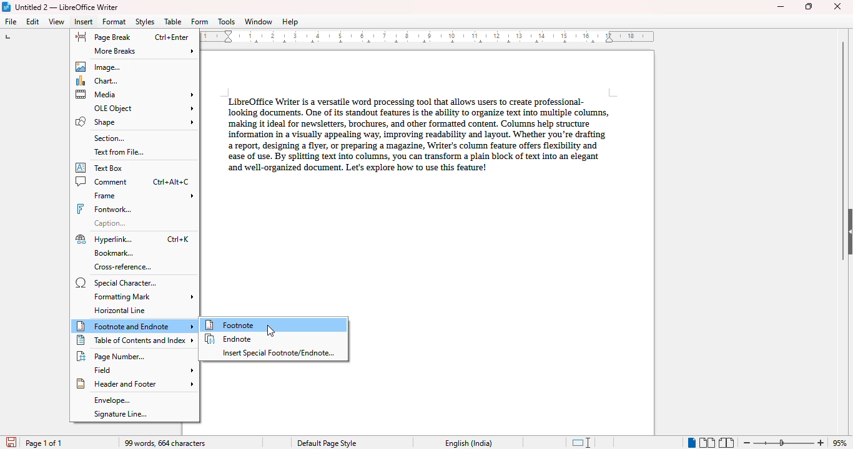 The width and height of the screenshot is (853, 449). What do you see at coordinates (581, 442) in the screenshot?
I see `standard selection` at bounding box center [581, 442].